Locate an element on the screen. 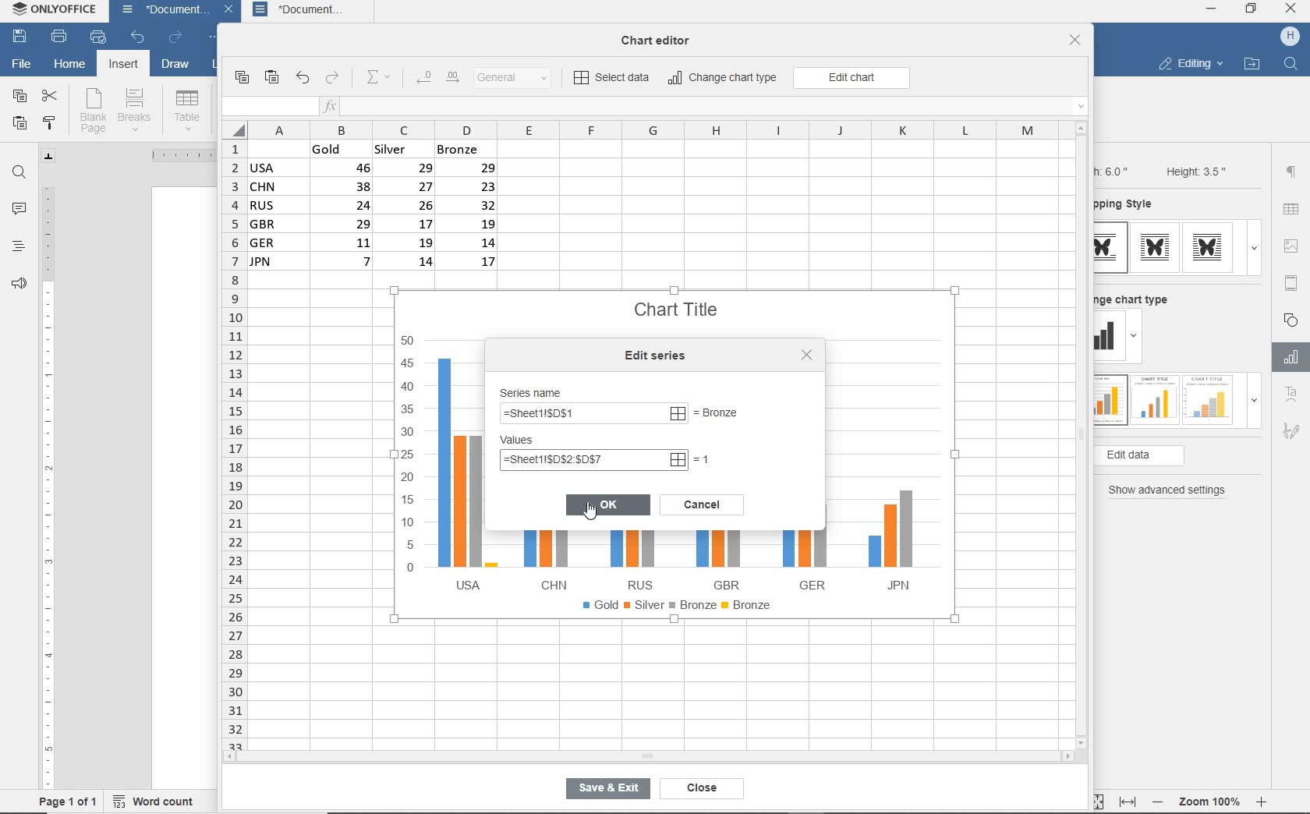 The height and width of the screenshot is (814, 1310). shape is located at coordinates (1293, 319).